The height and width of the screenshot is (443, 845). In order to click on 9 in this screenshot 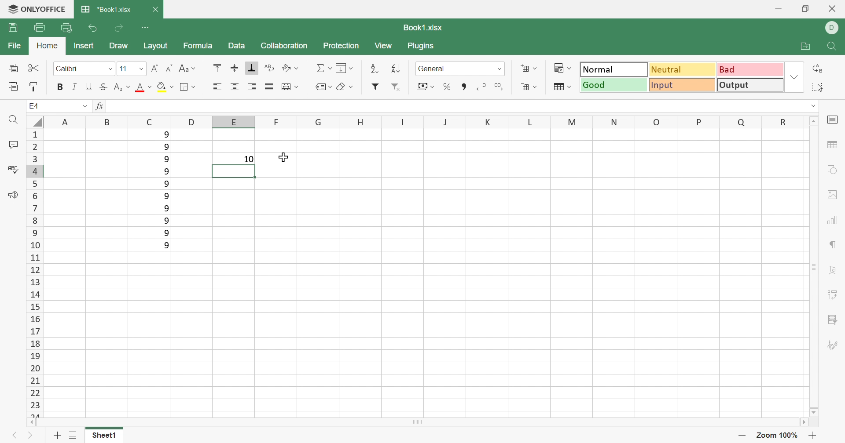, I will do `click(167, 245)`.